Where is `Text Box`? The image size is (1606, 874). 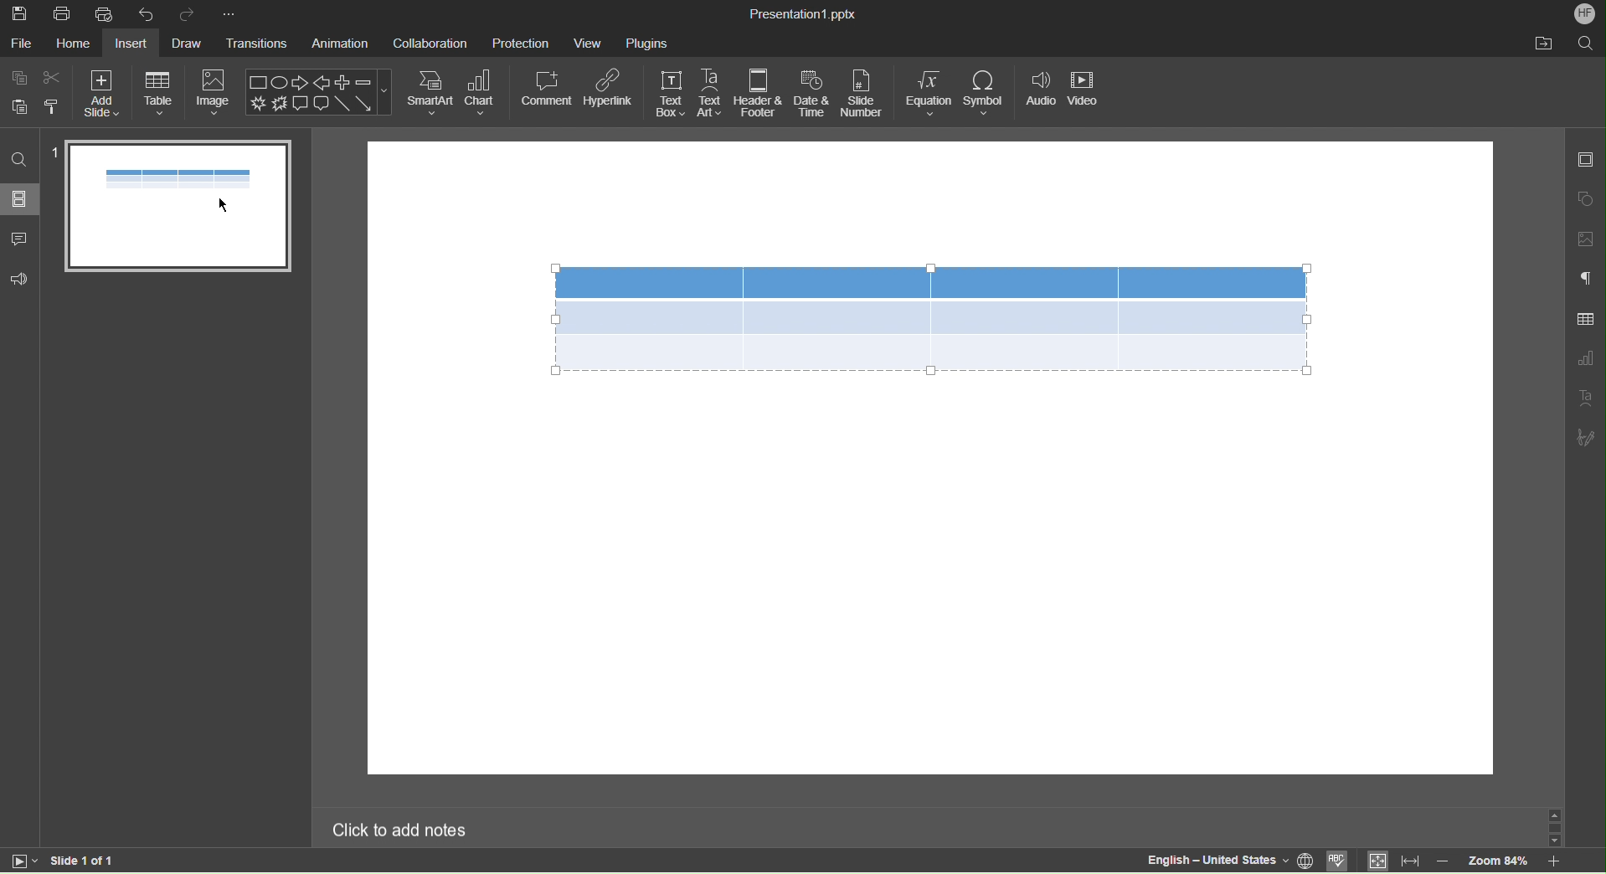 Text Box is located at coordinates (671, 93).